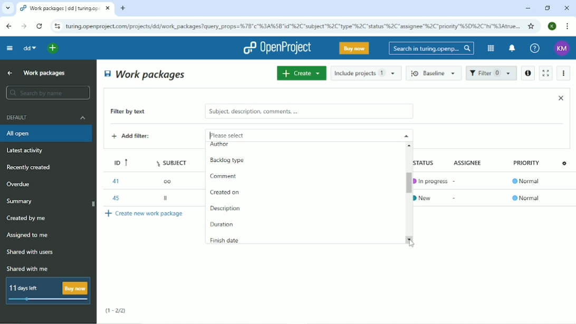 The height and width of the screenshot is (324, 576). What do you see at coordinates (565, 163) in the screenshot?
I see `Configure view` at bounding box center [565, 163].